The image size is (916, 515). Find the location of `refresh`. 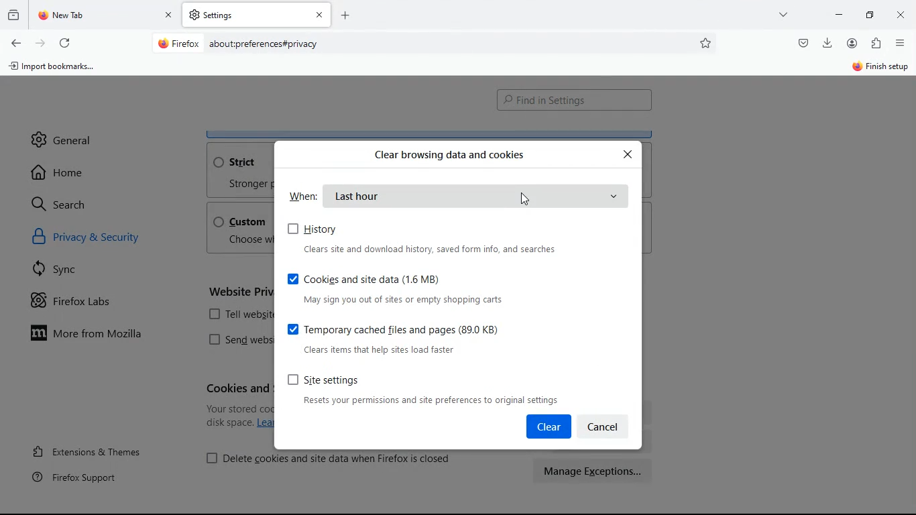

refresh is located at coordinates (64, 41).